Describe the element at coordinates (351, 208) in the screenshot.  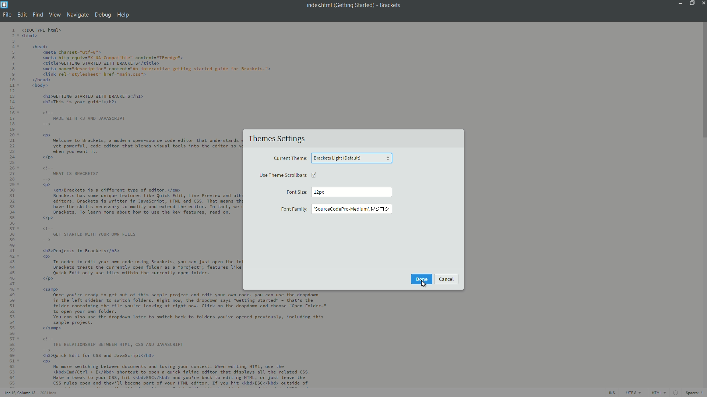
I see `font family name` at that location.